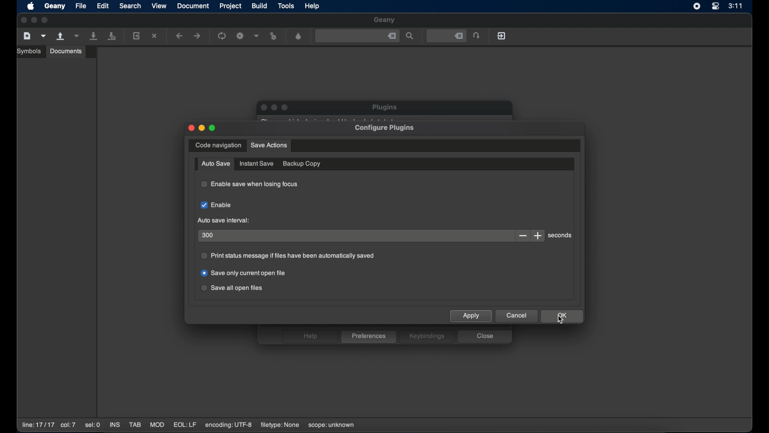  What do you see at coordinates (562, 235) in the screenshot?
I see `seconds` at bounding box center [562, 235].